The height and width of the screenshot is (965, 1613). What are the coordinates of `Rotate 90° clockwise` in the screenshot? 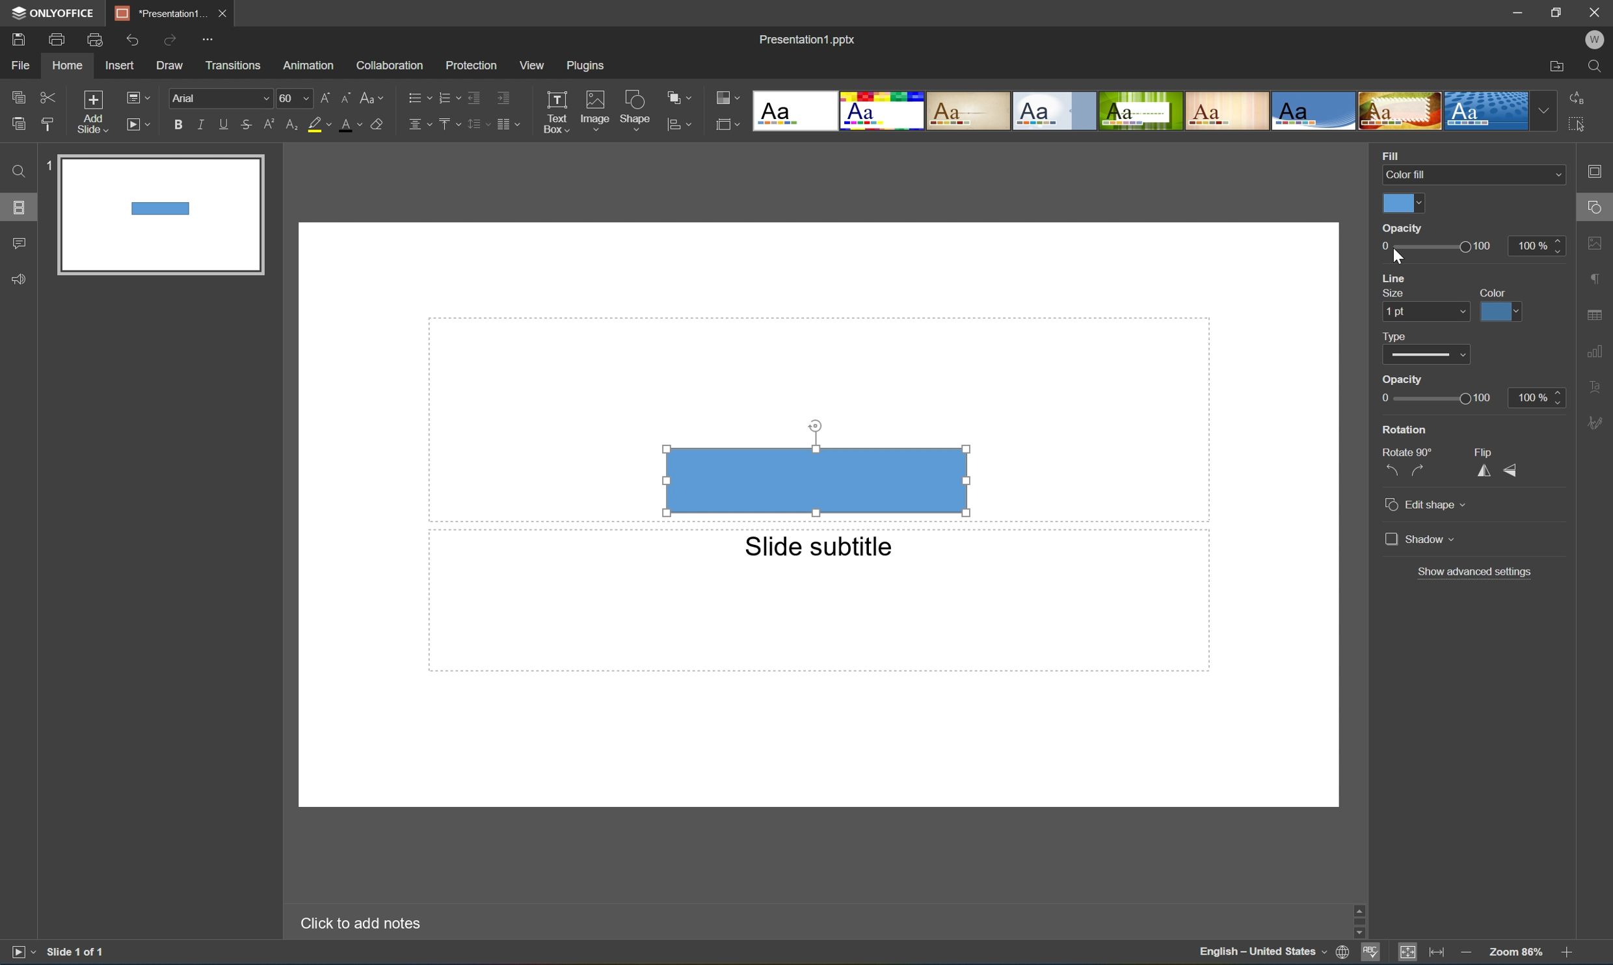 It's located at (1419, 468).